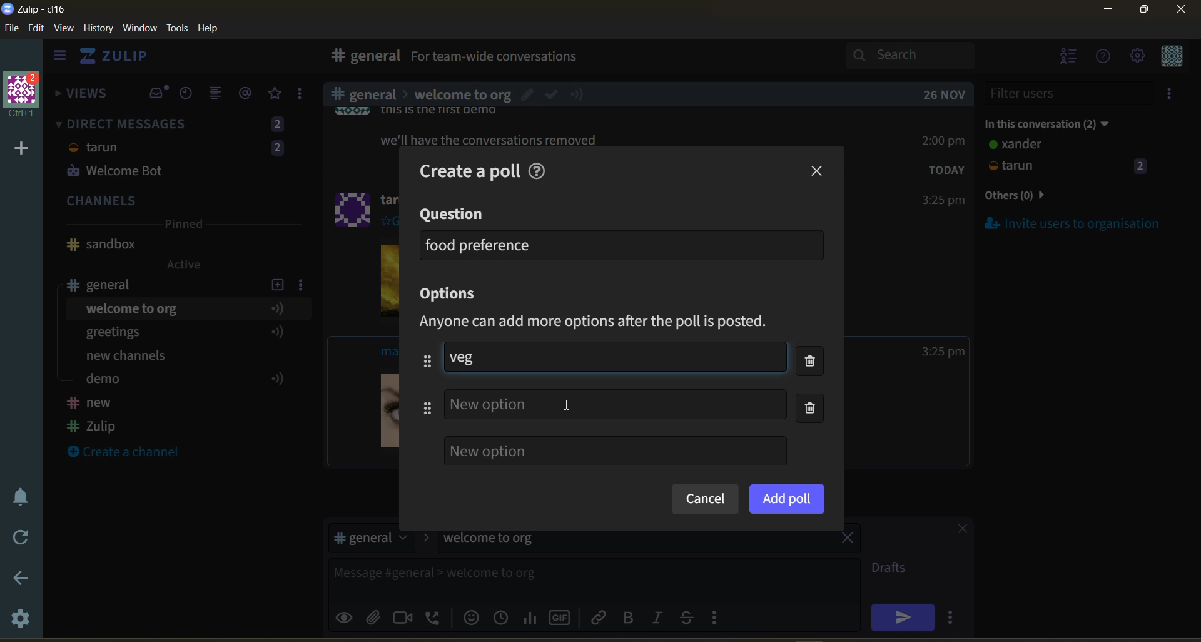  Describe the element at coordinates (945, 140) in the screenshot. I see `2:00 pm` at that location.